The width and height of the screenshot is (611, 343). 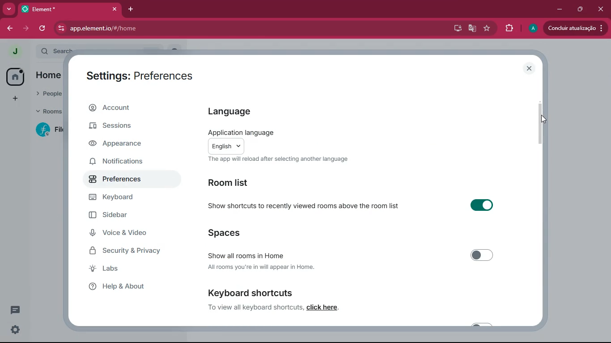 I want to click on more, so click(x=9, y=9).